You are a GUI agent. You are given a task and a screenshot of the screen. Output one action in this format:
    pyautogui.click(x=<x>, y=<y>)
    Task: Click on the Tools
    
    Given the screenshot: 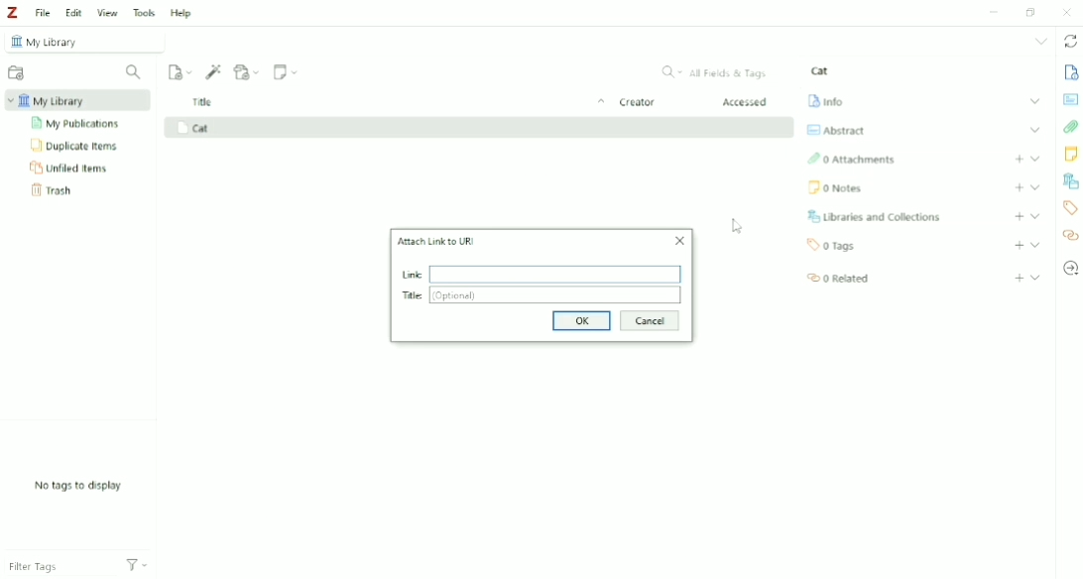 What is the action you would take?
    pyautogui.click(x=144, y=12)
    